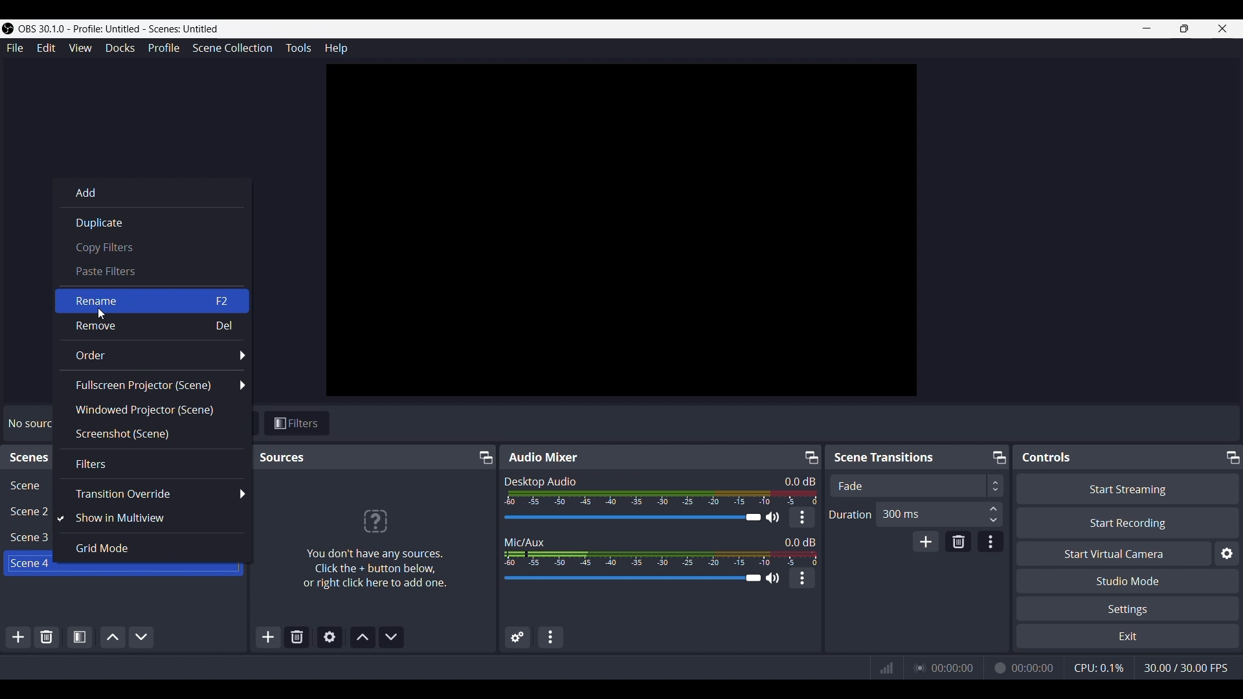 Image resolution: width=1243 pixels, height=699 pixels. Describe the element at coordinates (811, 457) in the screenshot. I see ` Undock/Pop-out icon` at that location.